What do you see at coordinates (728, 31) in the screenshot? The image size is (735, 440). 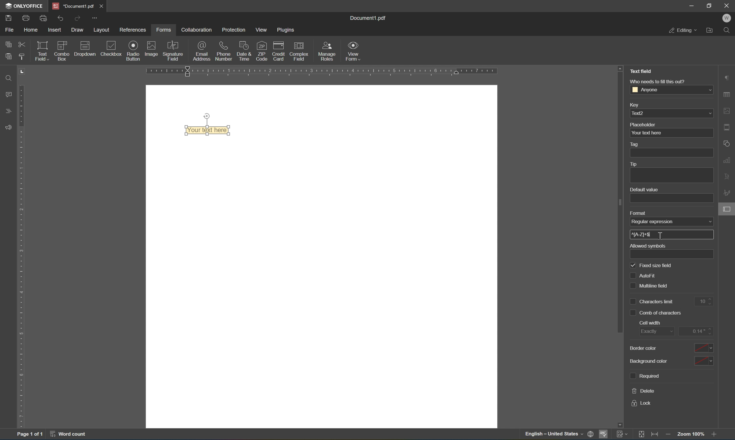 I see `find` at bounding box center [728, 31].